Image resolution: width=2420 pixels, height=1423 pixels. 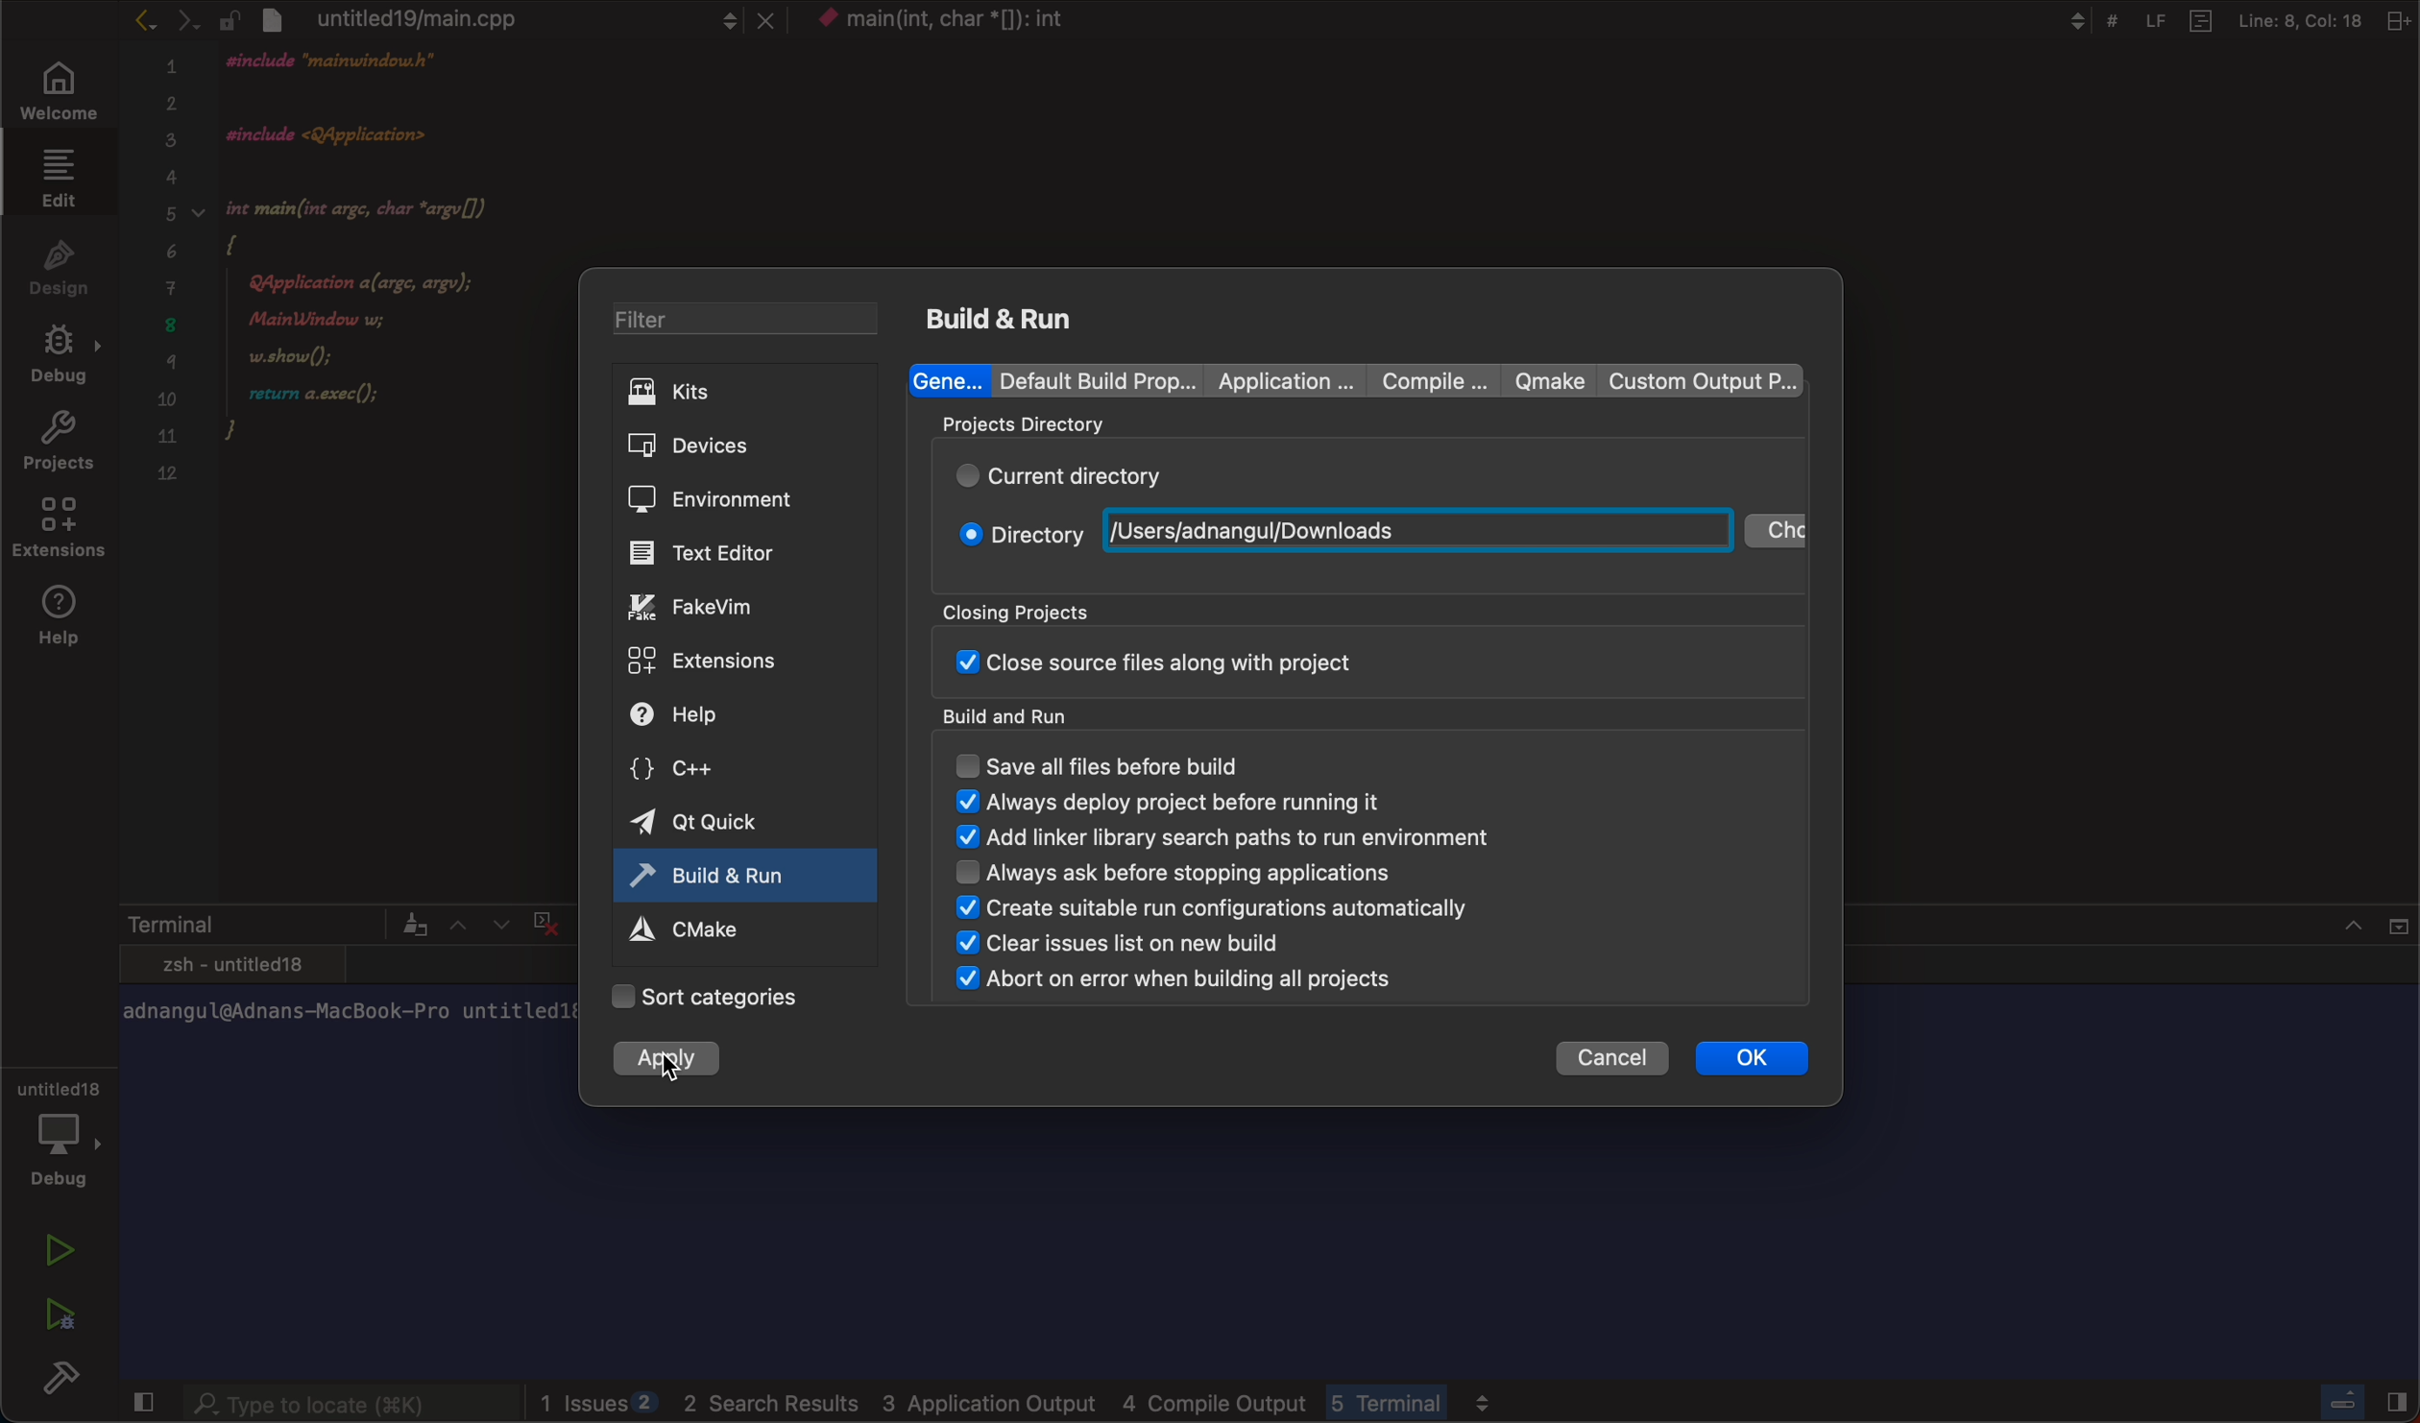 I want to click on general, so click(x=951, y=378).